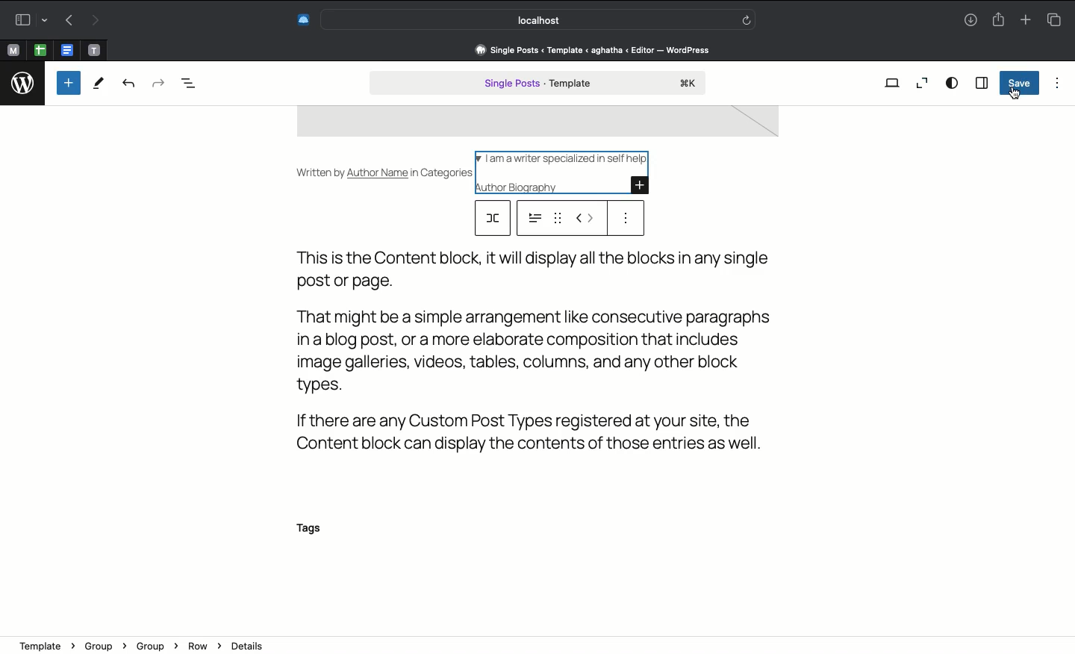 This screenshot has height=654, width=1075. Describe the element at coordinates (591, 49) in the screenshot. I see `Address` at that location.